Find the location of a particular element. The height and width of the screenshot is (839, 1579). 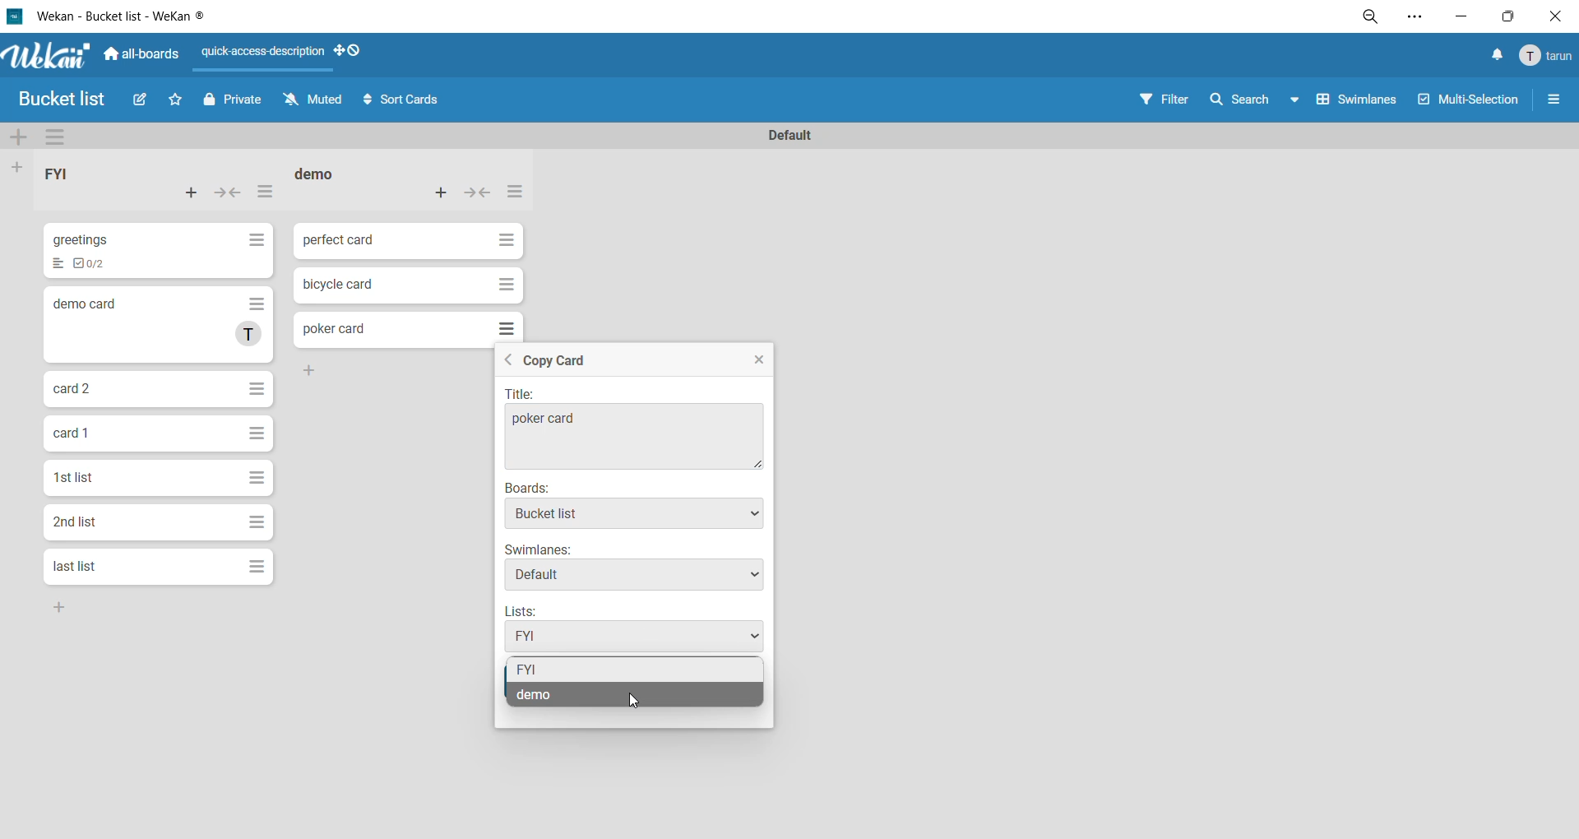

all boards is located at coordinates (142, 52).